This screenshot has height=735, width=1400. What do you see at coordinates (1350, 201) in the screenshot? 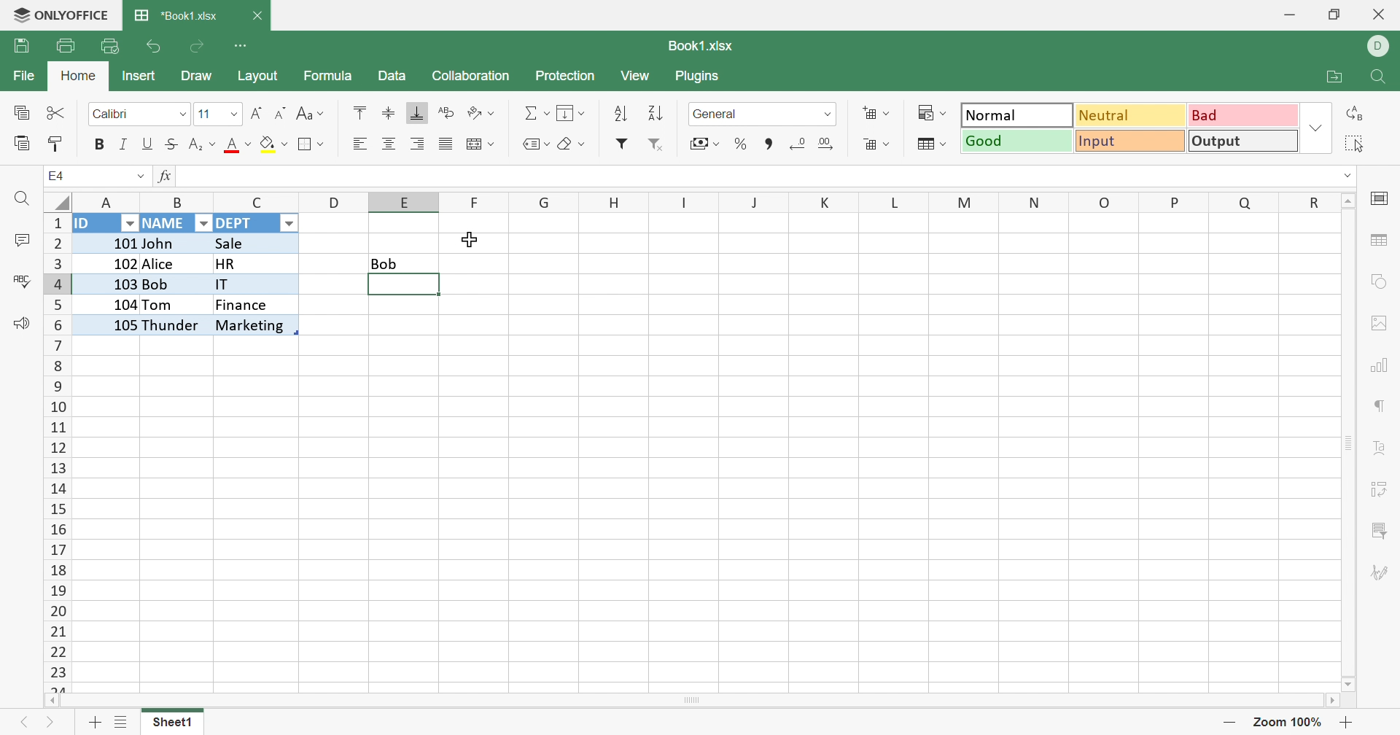
I see `Scroll Up` at bounding box center [1350, 201].